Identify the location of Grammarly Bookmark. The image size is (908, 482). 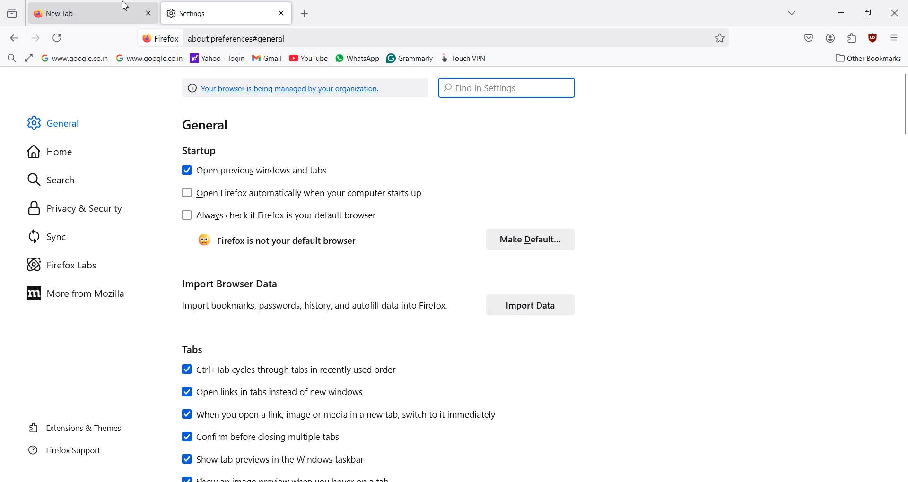
(409, 57).